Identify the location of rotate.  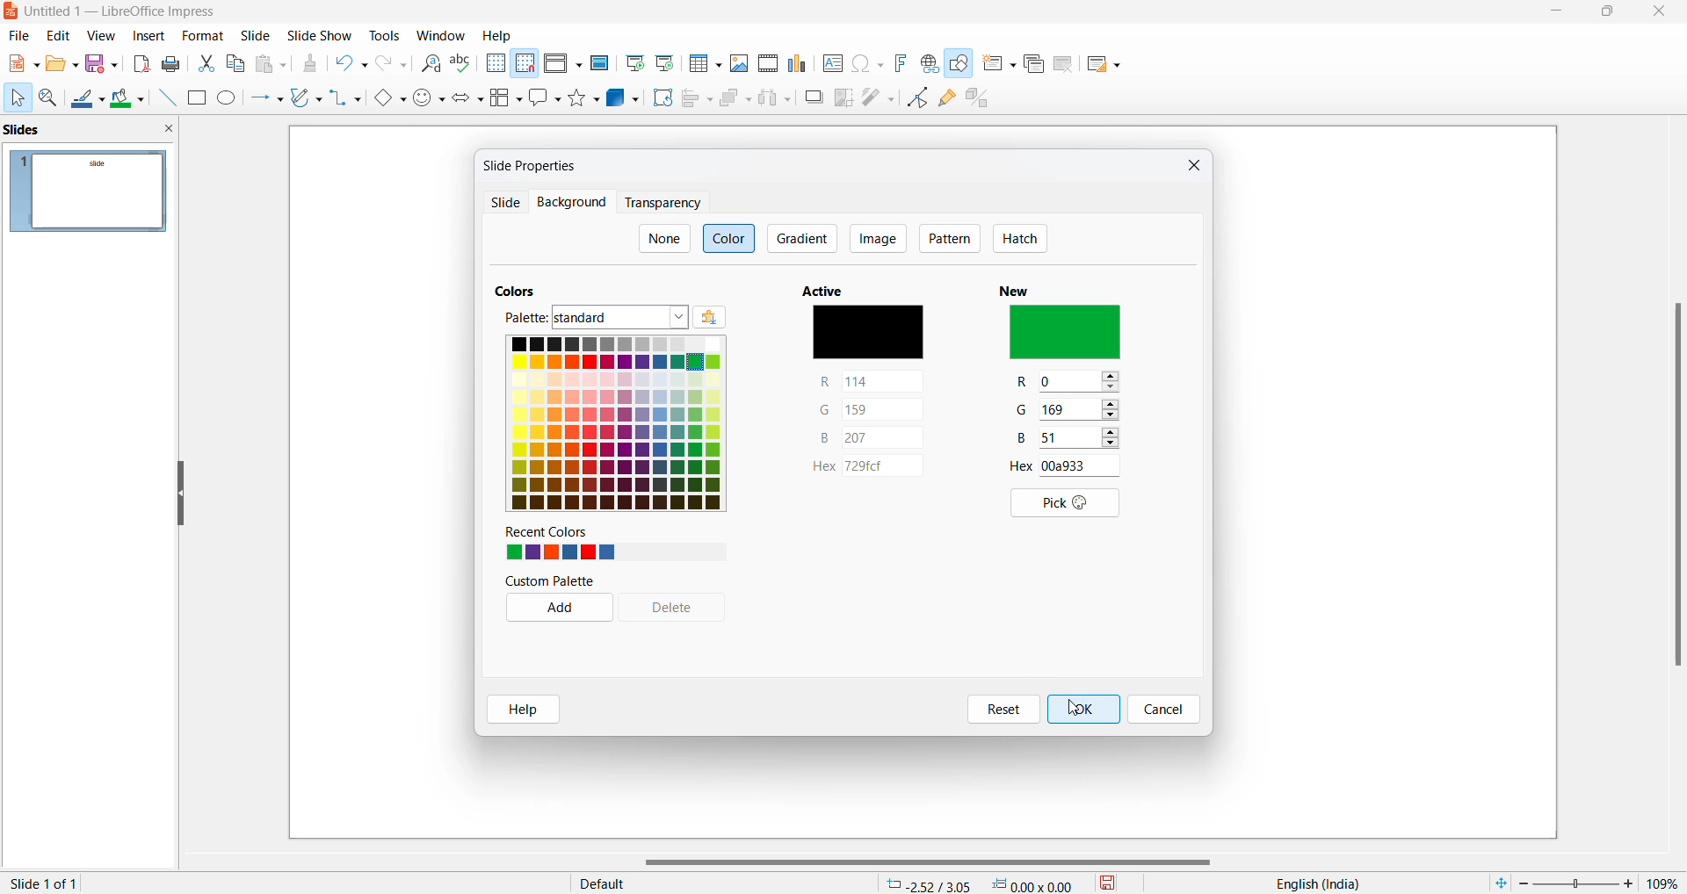
(661, 97).